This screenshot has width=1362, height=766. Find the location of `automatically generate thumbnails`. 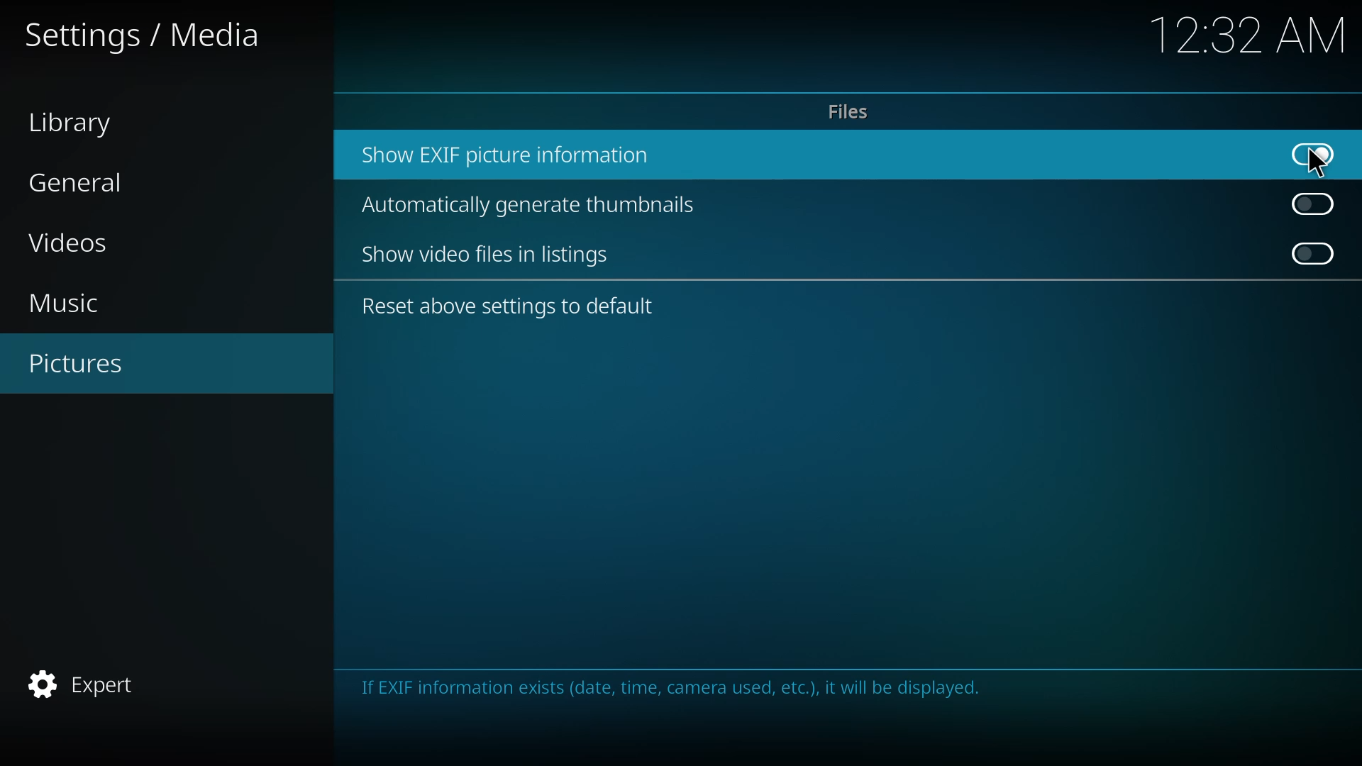

automatically generate thumbnails is located at coordinates (538, 206).